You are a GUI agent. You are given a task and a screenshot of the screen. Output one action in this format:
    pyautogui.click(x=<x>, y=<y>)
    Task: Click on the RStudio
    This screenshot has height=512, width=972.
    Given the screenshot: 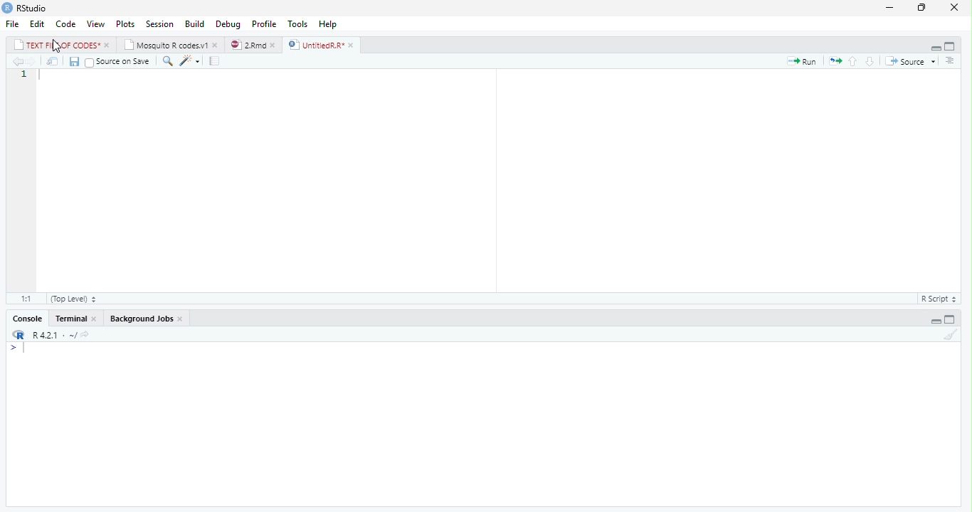 What is the action you would take?
    pyautogui.click(x=26, y=9)
    